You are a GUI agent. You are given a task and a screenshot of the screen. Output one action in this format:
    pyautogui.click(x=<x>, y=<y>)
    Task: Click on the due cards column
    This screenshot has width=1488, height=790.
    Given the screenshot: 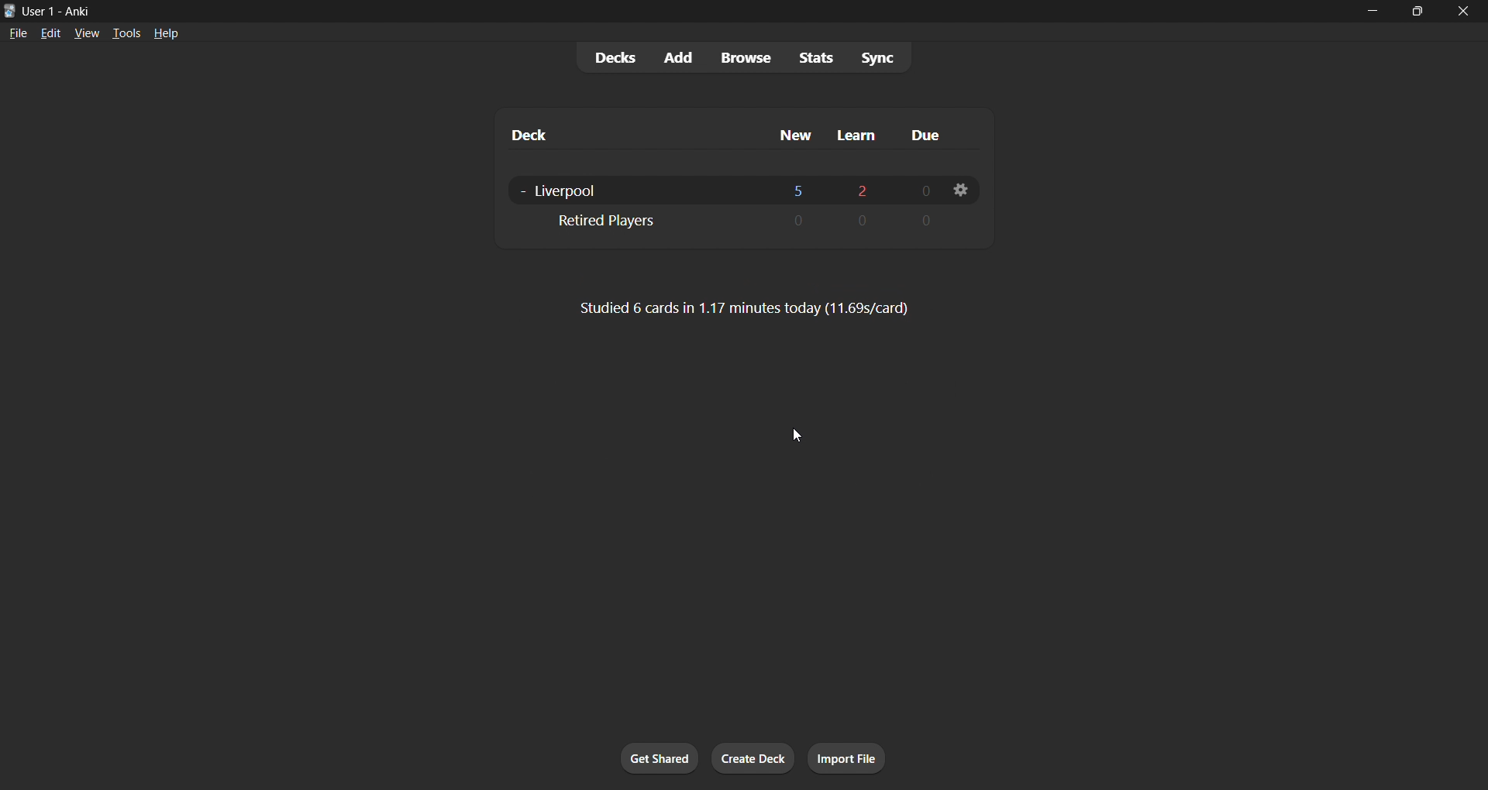 What is the action you would take?
    pyautogui.click(x=931, y=139)
    